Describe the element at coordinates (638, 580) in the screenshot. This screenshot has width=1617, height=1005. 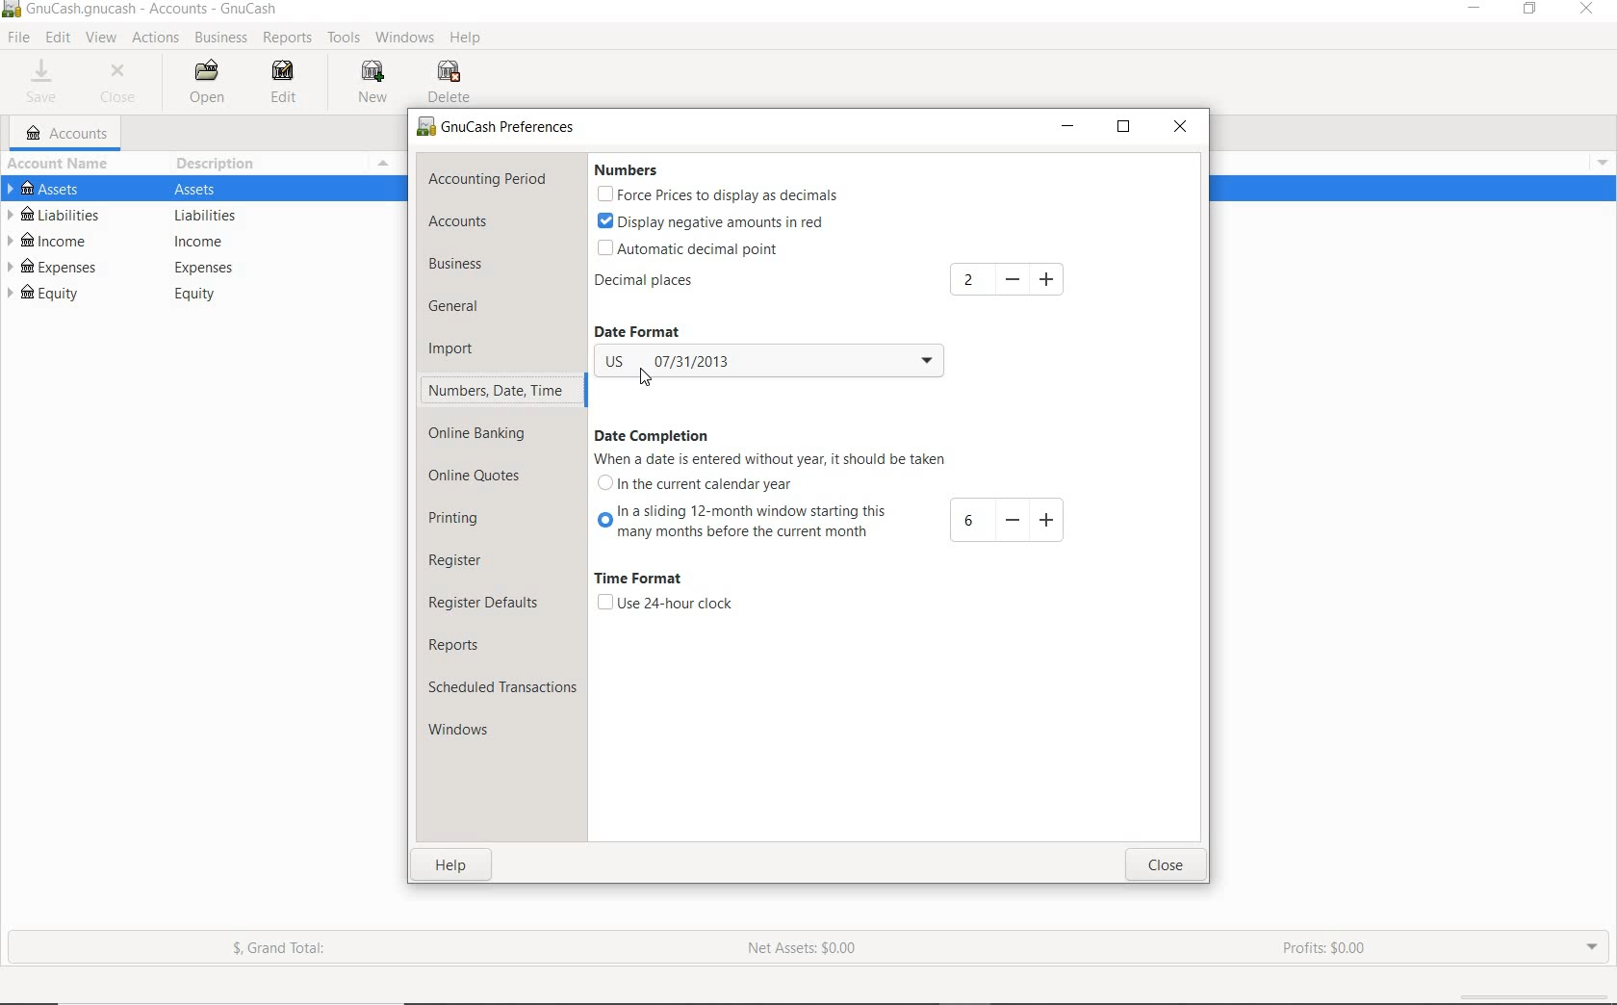
I see `Time format` at that location.